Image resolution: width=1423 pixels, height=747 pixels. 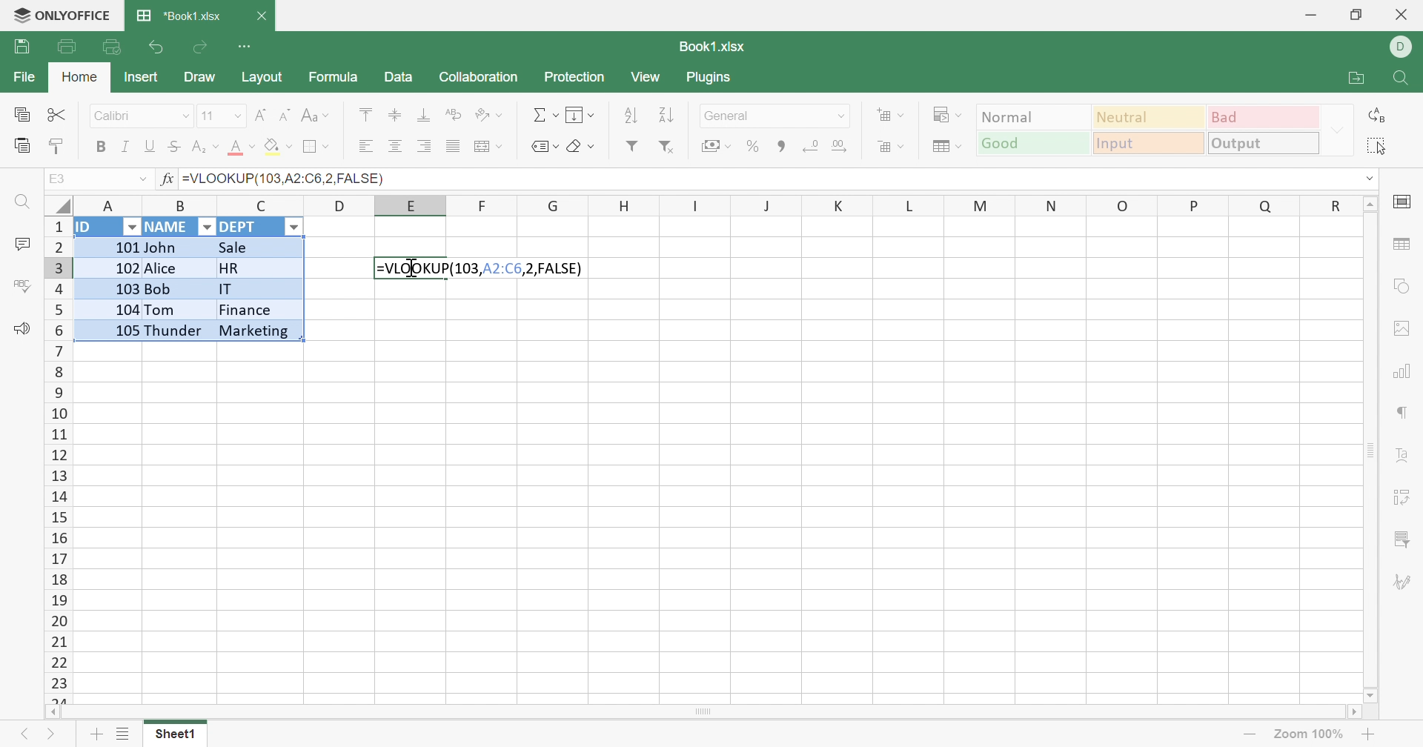 What do you see at coordinates (110, 288) in the screenshot?
I see `103` at bounding box center [110, 288].